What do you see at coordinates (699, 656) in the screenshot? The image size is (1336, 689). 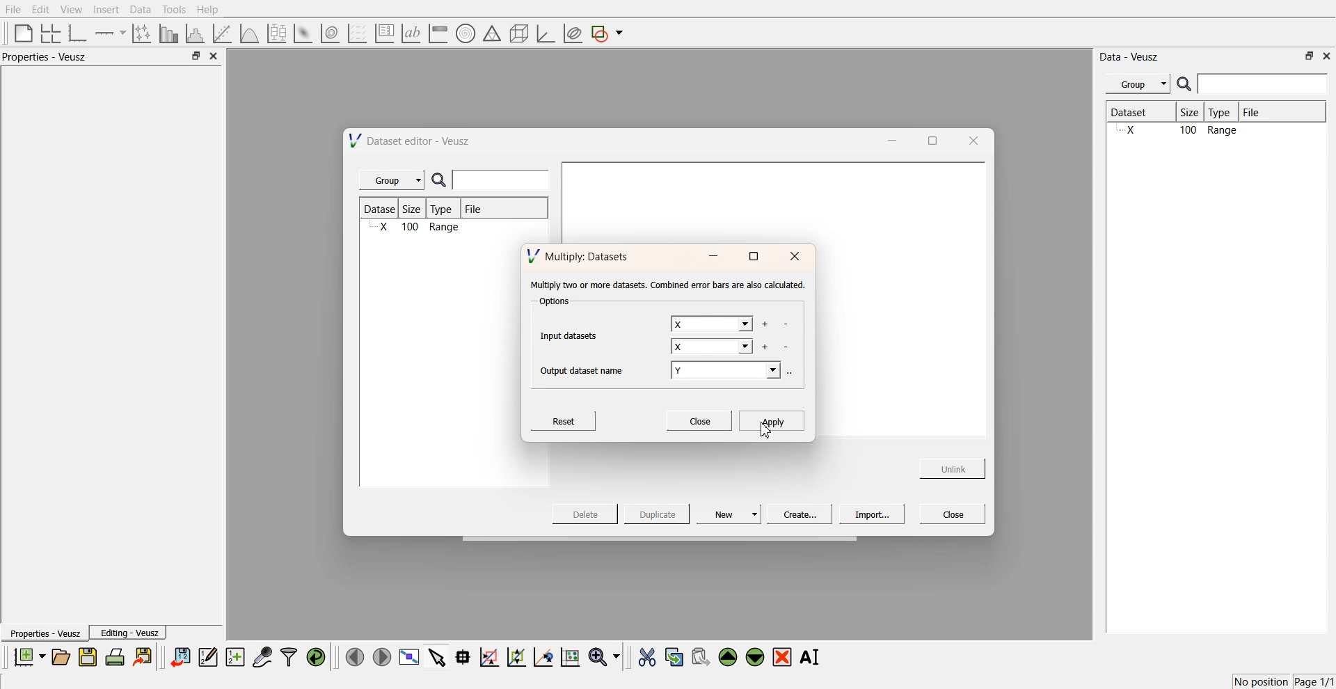 I see `paste the selected widgets` at bounding box center [699, 656].